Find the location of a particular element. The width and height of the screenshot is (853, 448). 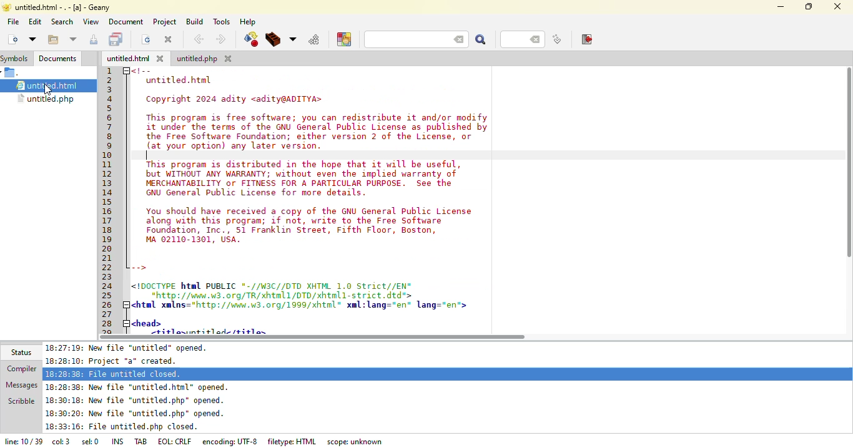

create new file is located at coordinates (12, 39).